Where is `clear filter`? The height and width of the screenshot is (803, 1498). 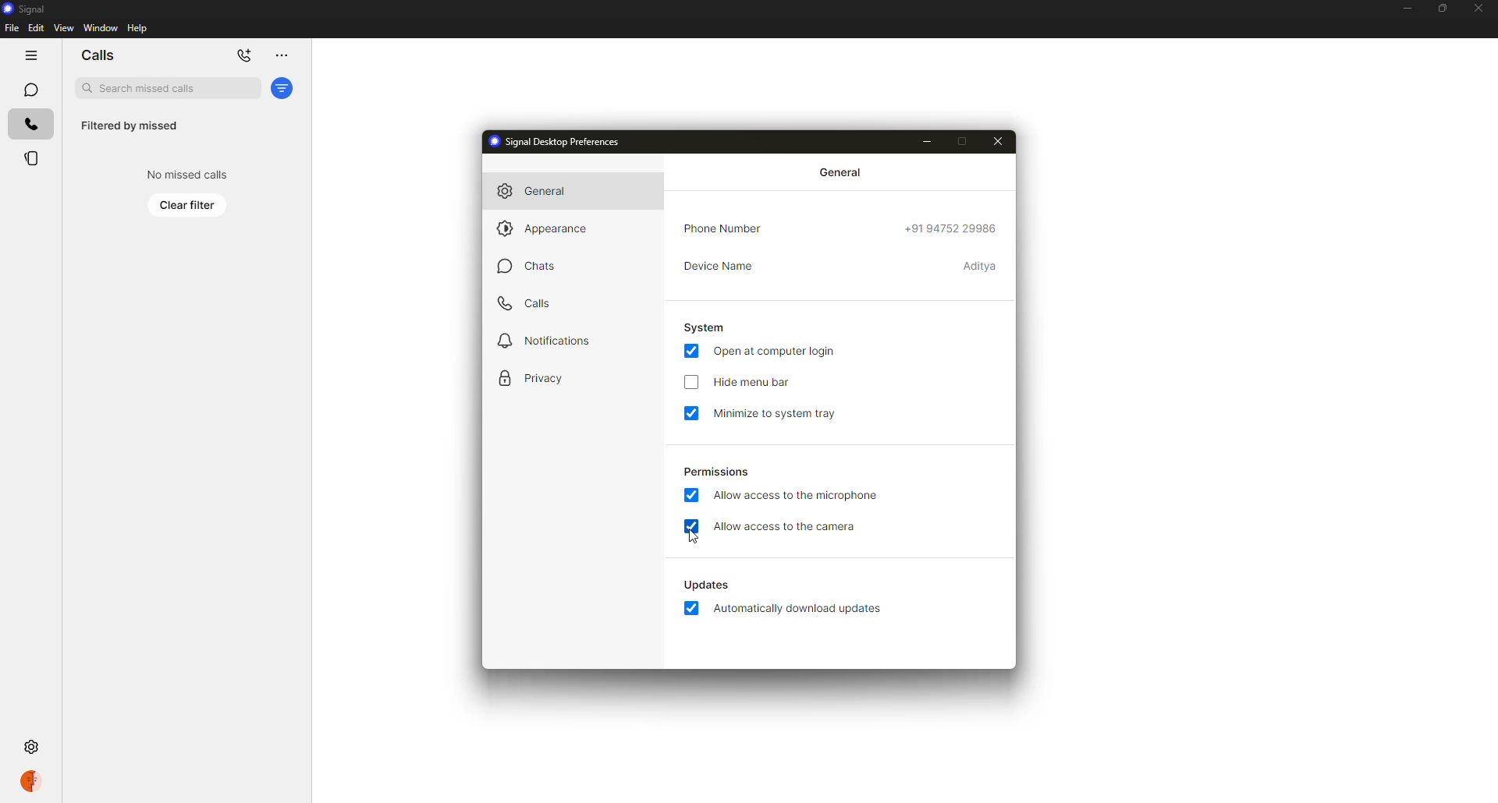 clear filter is located at coordinates (188, 204).